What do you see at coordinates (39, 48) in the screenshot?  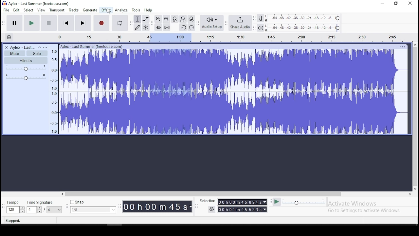 I see `collapse` at bounding box center [39, 48].